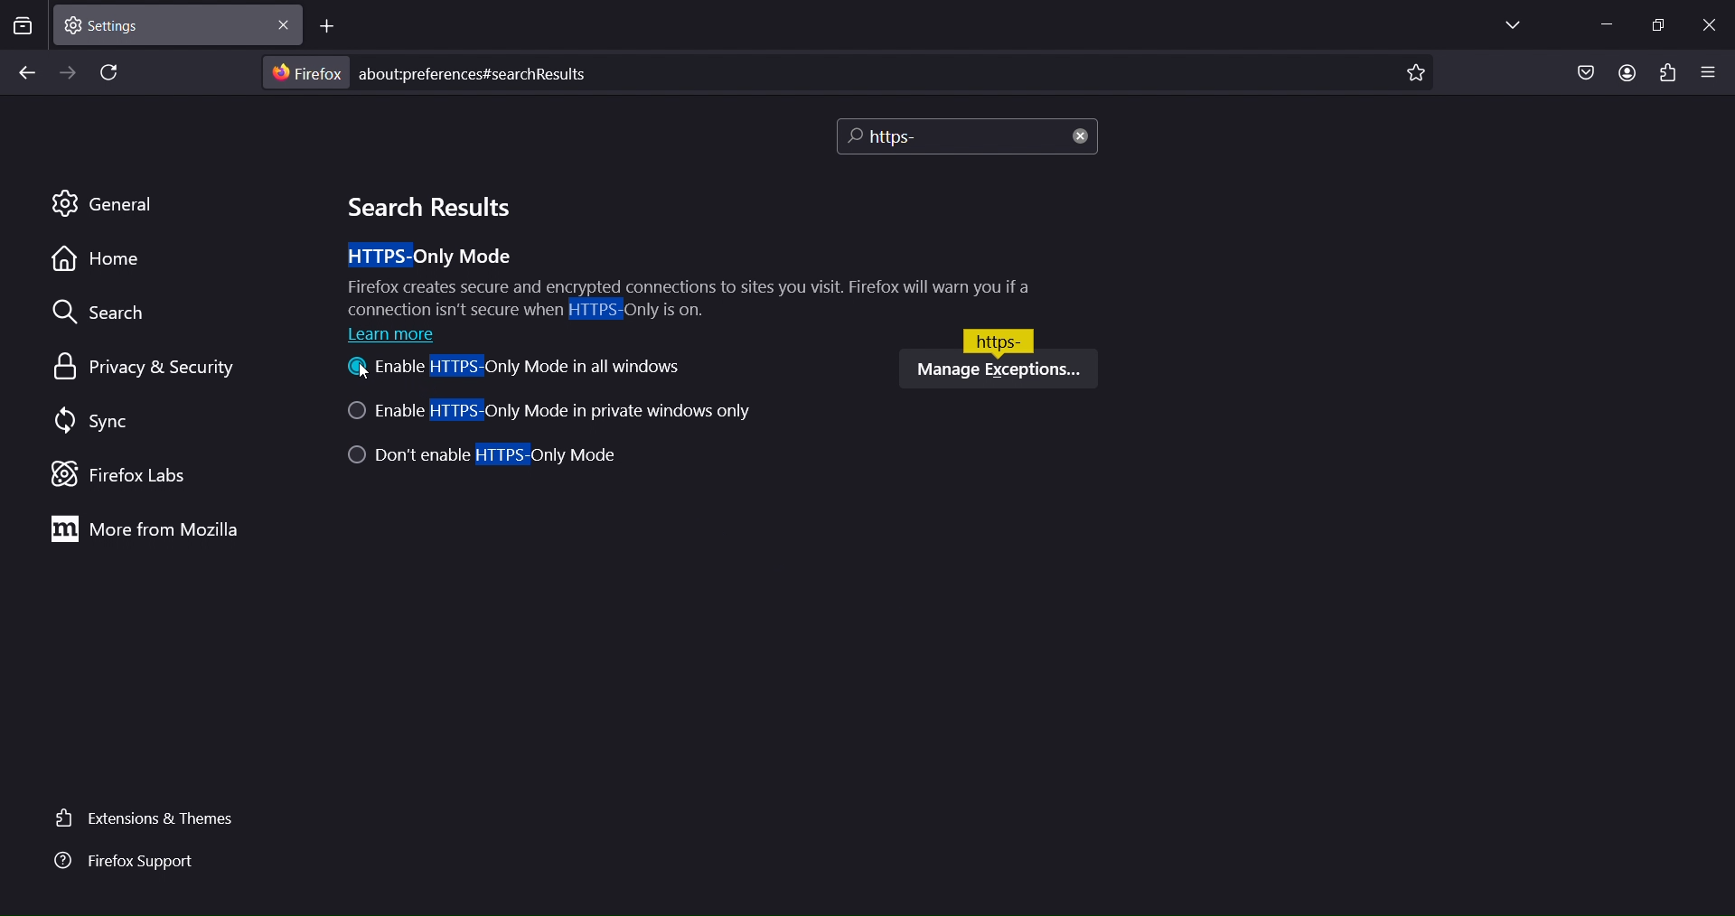 The width and height of the screenshot is (1735, 916). What do you see at coordinates (1628, 72) in the screenshot?
I see `account` at bounding box center [1628, 72].